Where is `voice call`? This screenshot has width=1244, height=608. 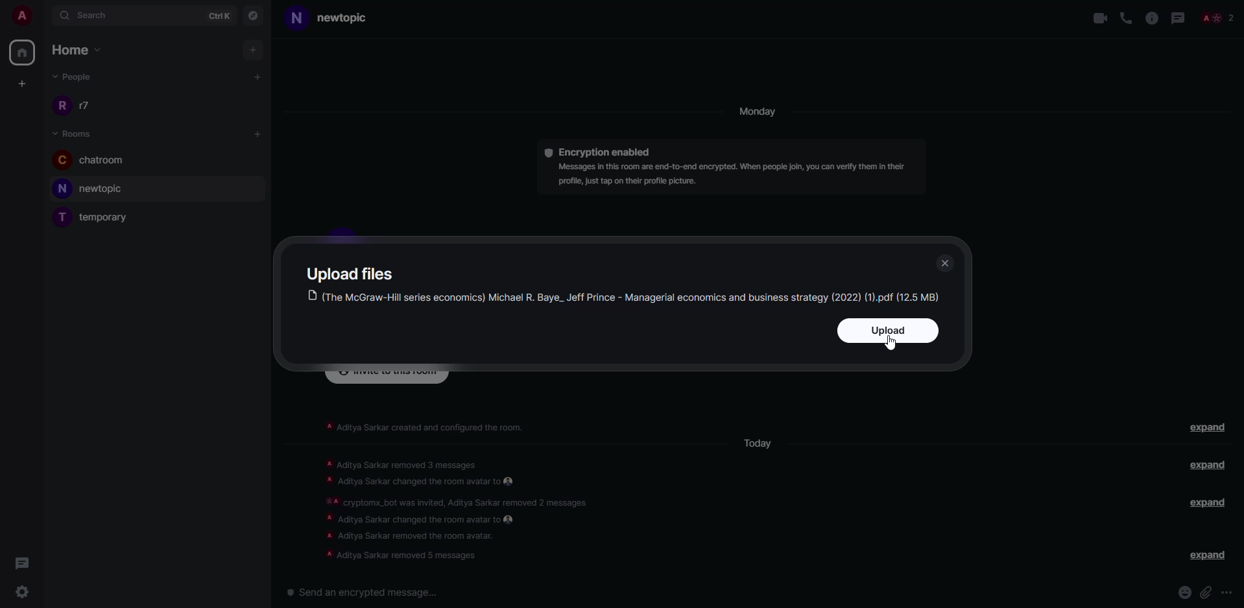
voice call is located at coordinates (1126, 18).